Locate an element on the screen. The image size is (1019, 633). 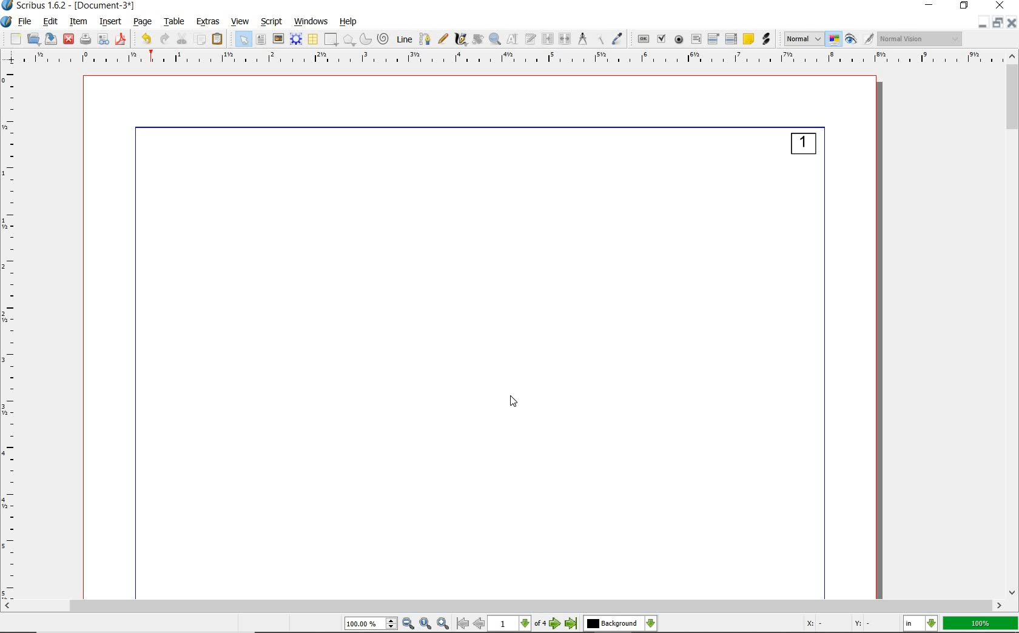
Zoom In is located at coordinates (443, 624).